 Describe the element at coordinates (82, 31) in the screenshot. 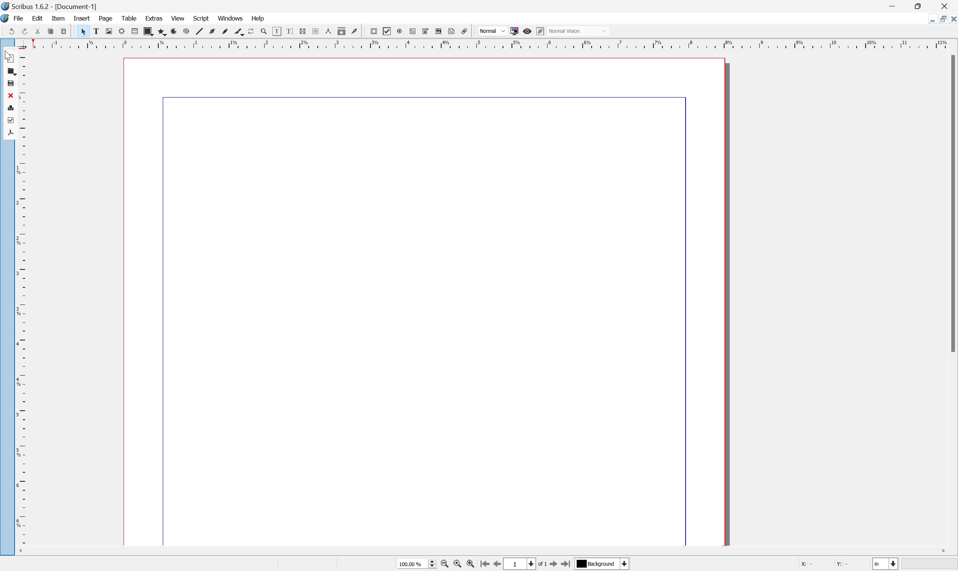

I see `preflight verifier` at that location.